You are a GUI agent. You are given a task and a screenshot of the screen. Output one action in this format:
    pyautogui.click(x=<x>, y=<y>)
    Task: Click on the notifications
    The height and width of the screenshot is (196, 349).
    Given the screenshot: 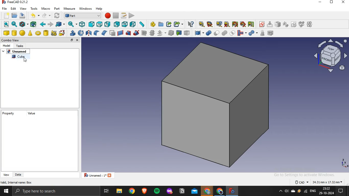 What is the action you would take?
    pyautogui.click(x=340, y=191)
    